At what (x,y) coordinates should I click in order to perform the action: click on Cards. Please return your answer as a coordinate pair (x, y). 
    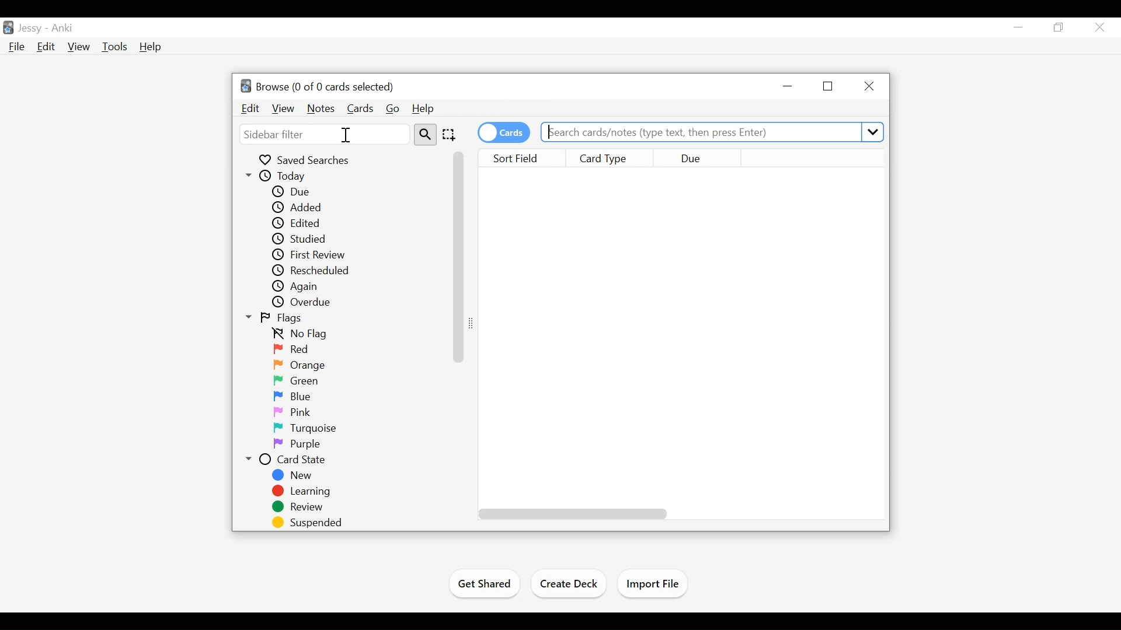
    Looking at the image, I should click on (360, 108).